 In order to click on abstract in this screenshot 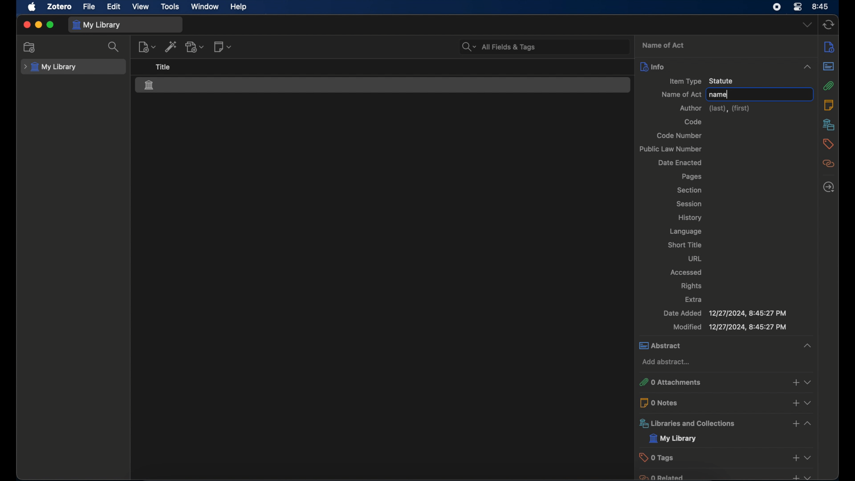, I will do `click(829, 66)`.